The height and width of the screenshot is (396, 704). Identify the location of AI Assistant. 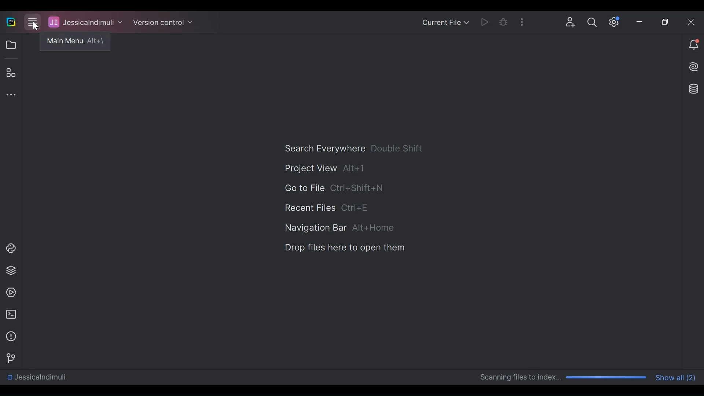
(694, 66).